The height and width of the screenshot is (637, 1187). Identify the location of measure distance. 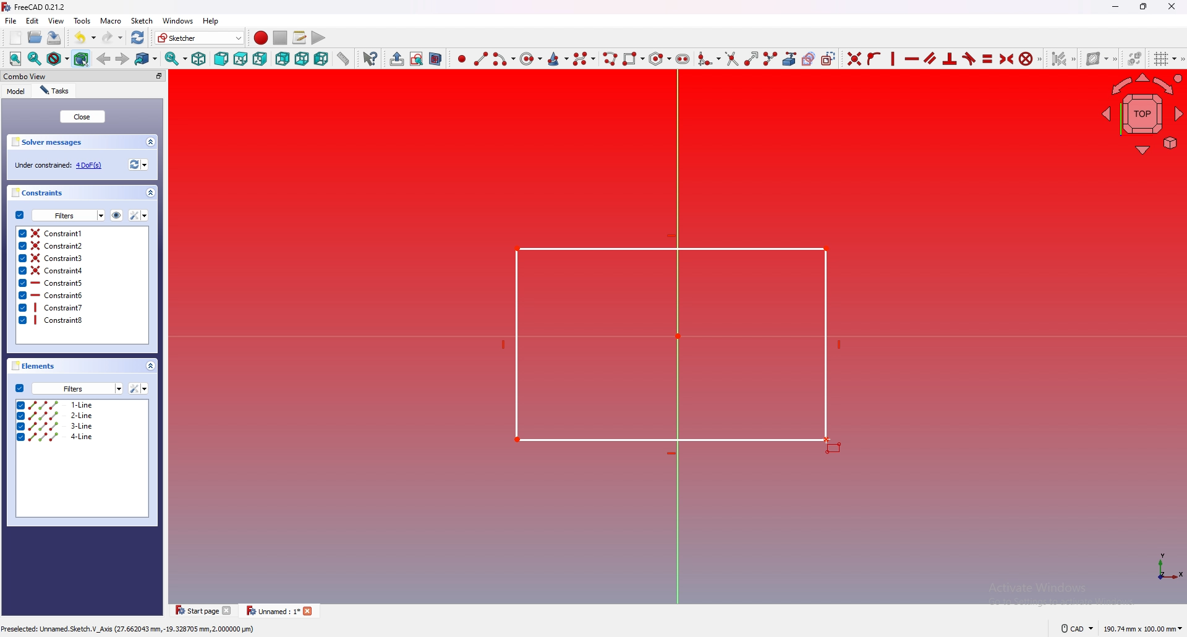
(344, 59).